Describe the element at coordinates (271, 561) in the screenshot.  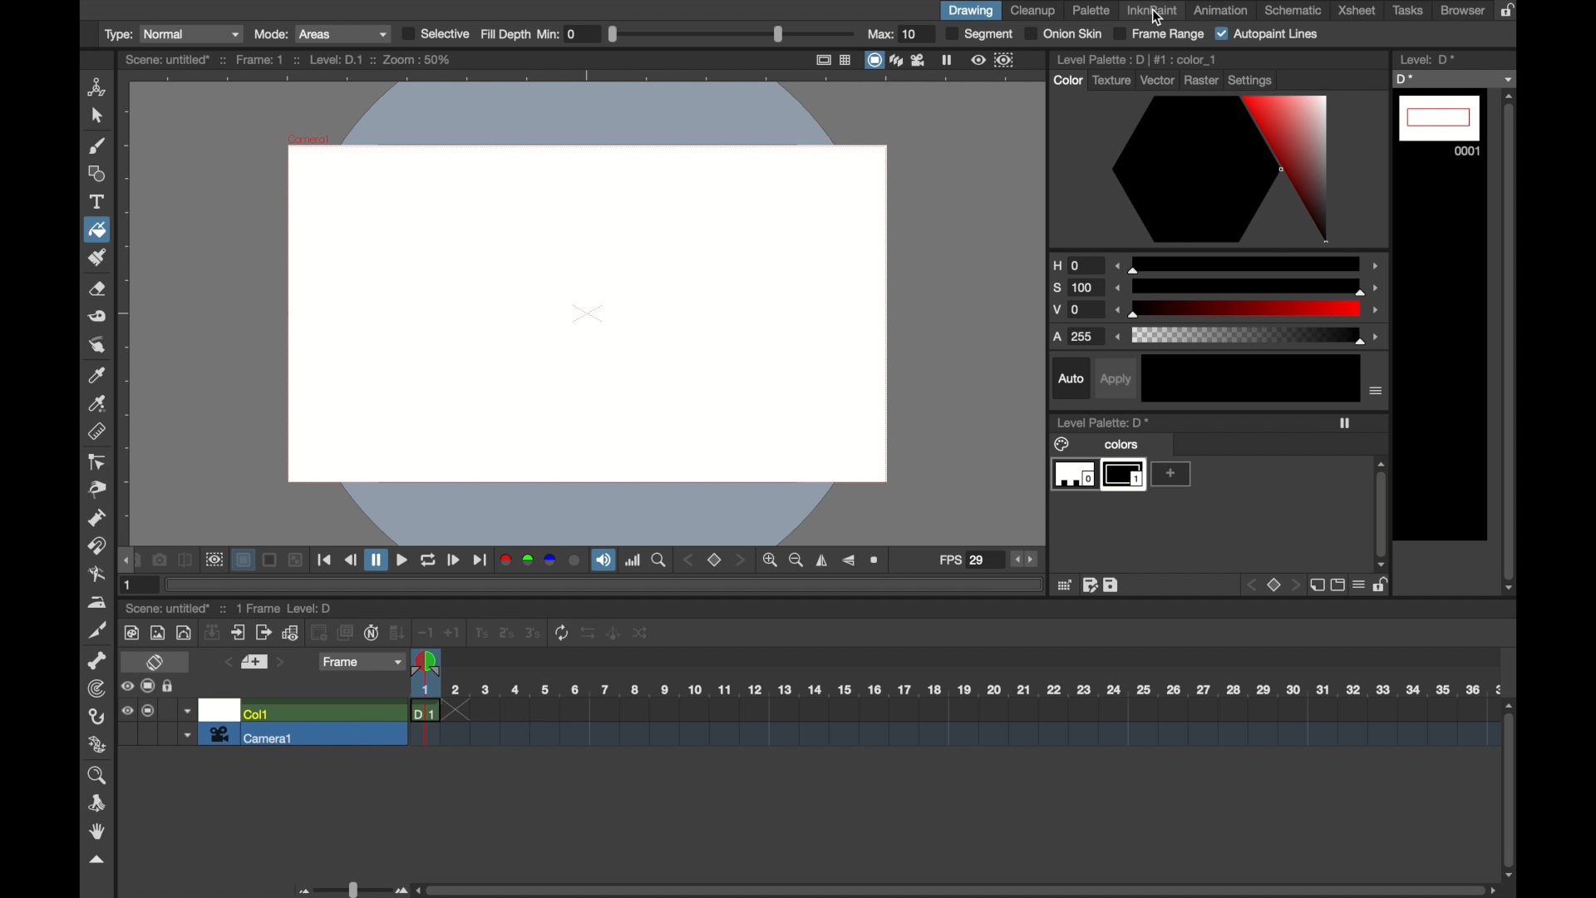
I see `screen` at that location.